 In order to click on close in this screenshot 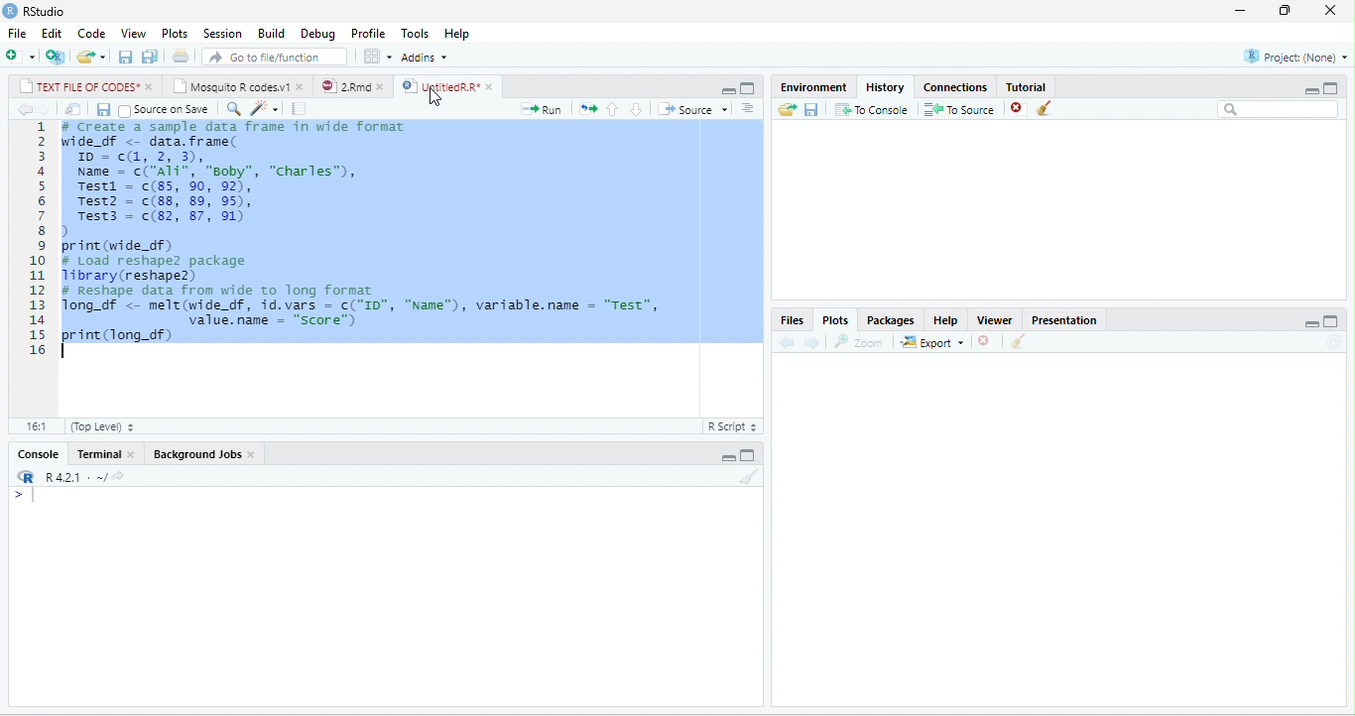, I will do `click(384, 86)`.